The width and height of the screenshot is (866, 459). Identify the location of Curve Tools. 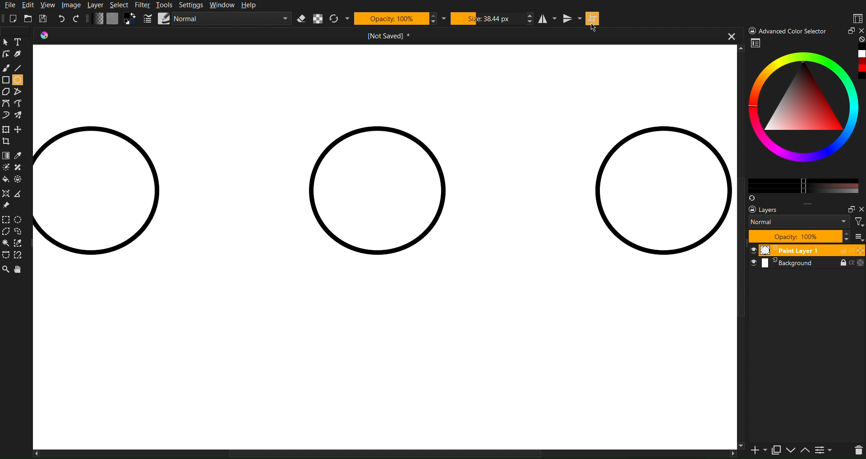
(6, 104).